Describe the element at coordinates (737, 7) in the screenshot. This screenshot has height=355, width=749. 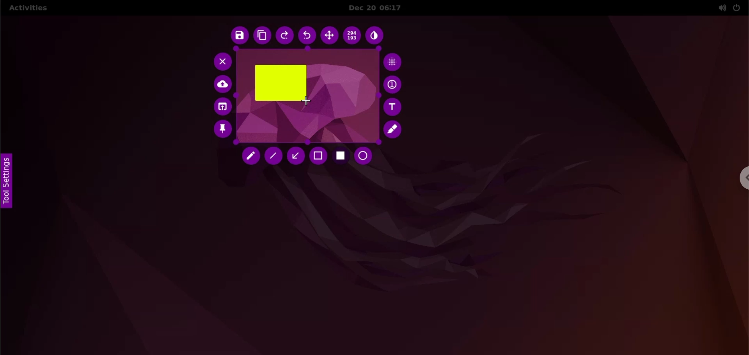
I see `power options` at that location.